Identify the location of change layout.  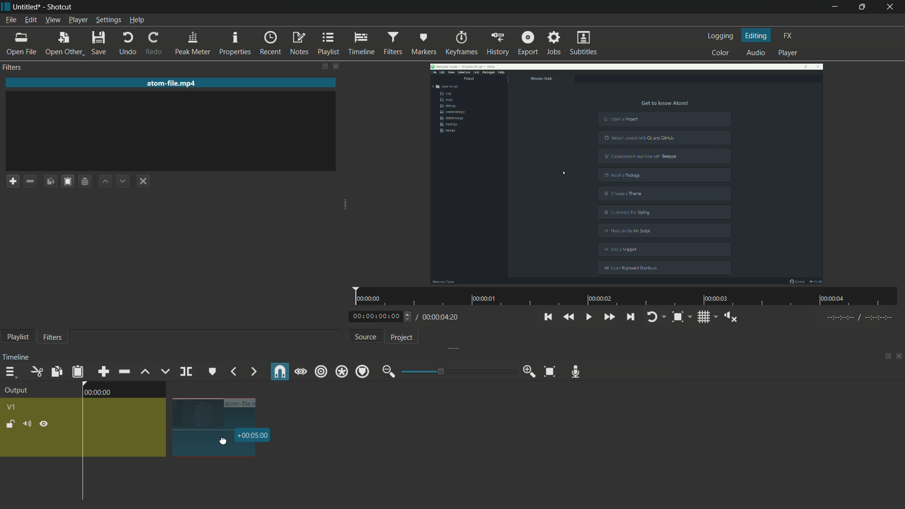
(315, 66).